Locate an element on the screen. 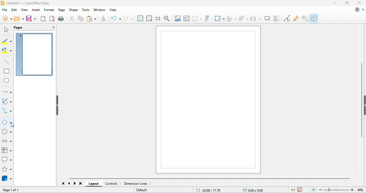 This screenshot has width=366, height=193. file is located at coordinates (5, 10).